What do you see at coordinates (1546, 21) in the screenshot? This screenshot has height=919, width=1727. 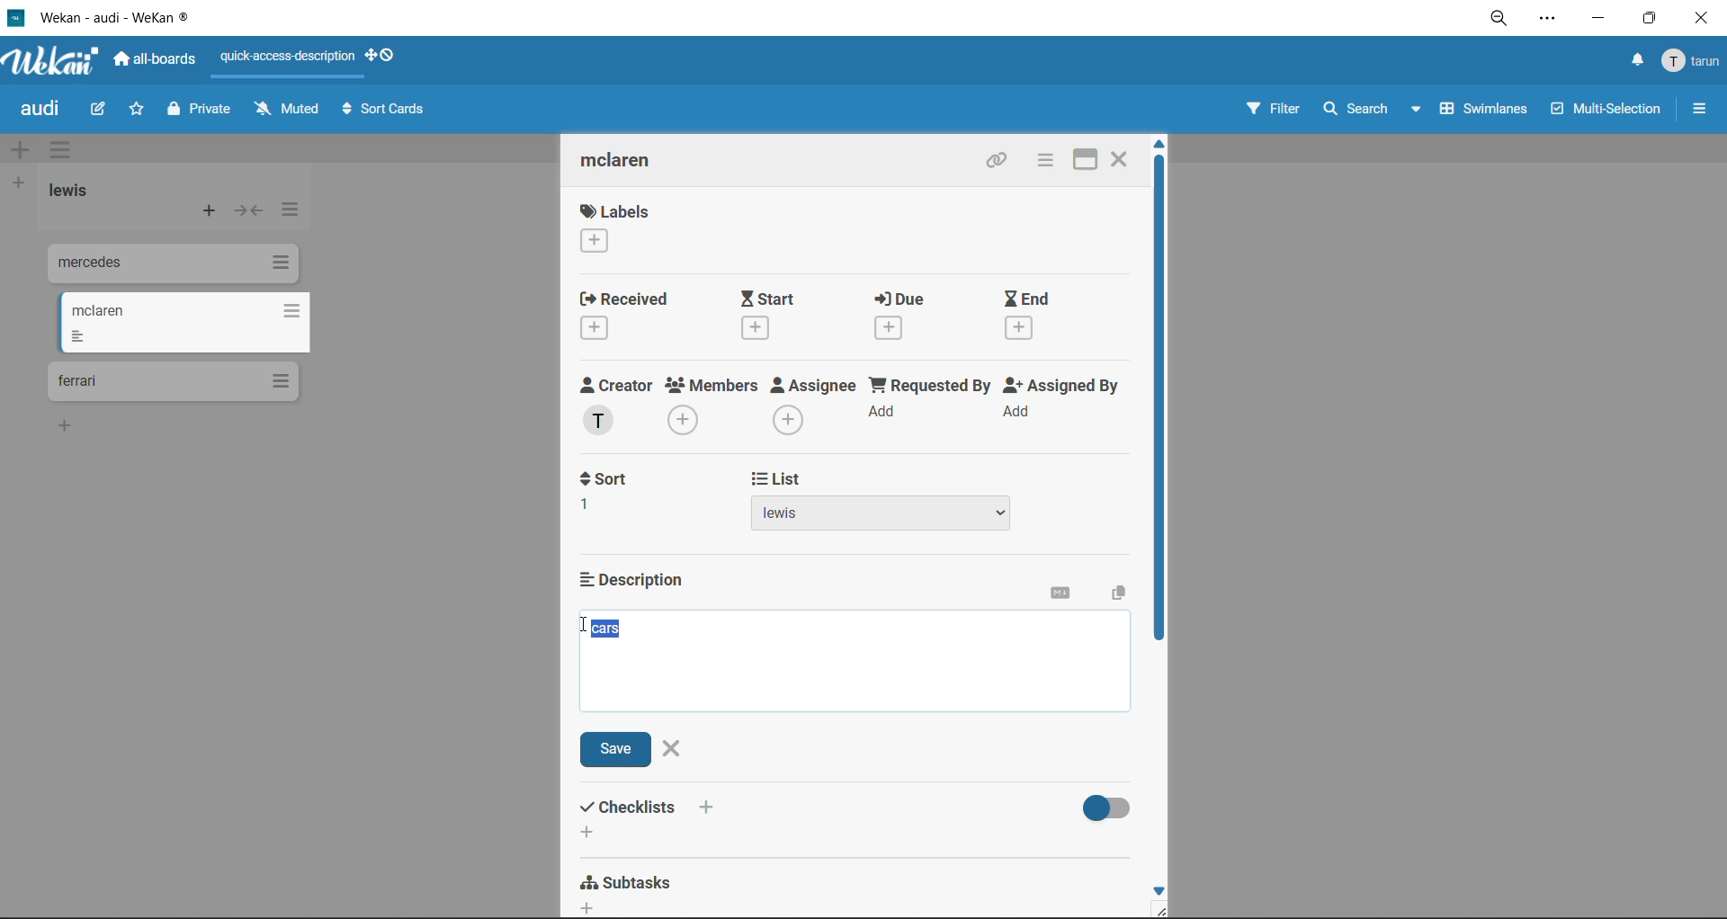 I see `settings` at bounding box center [1546, 21].